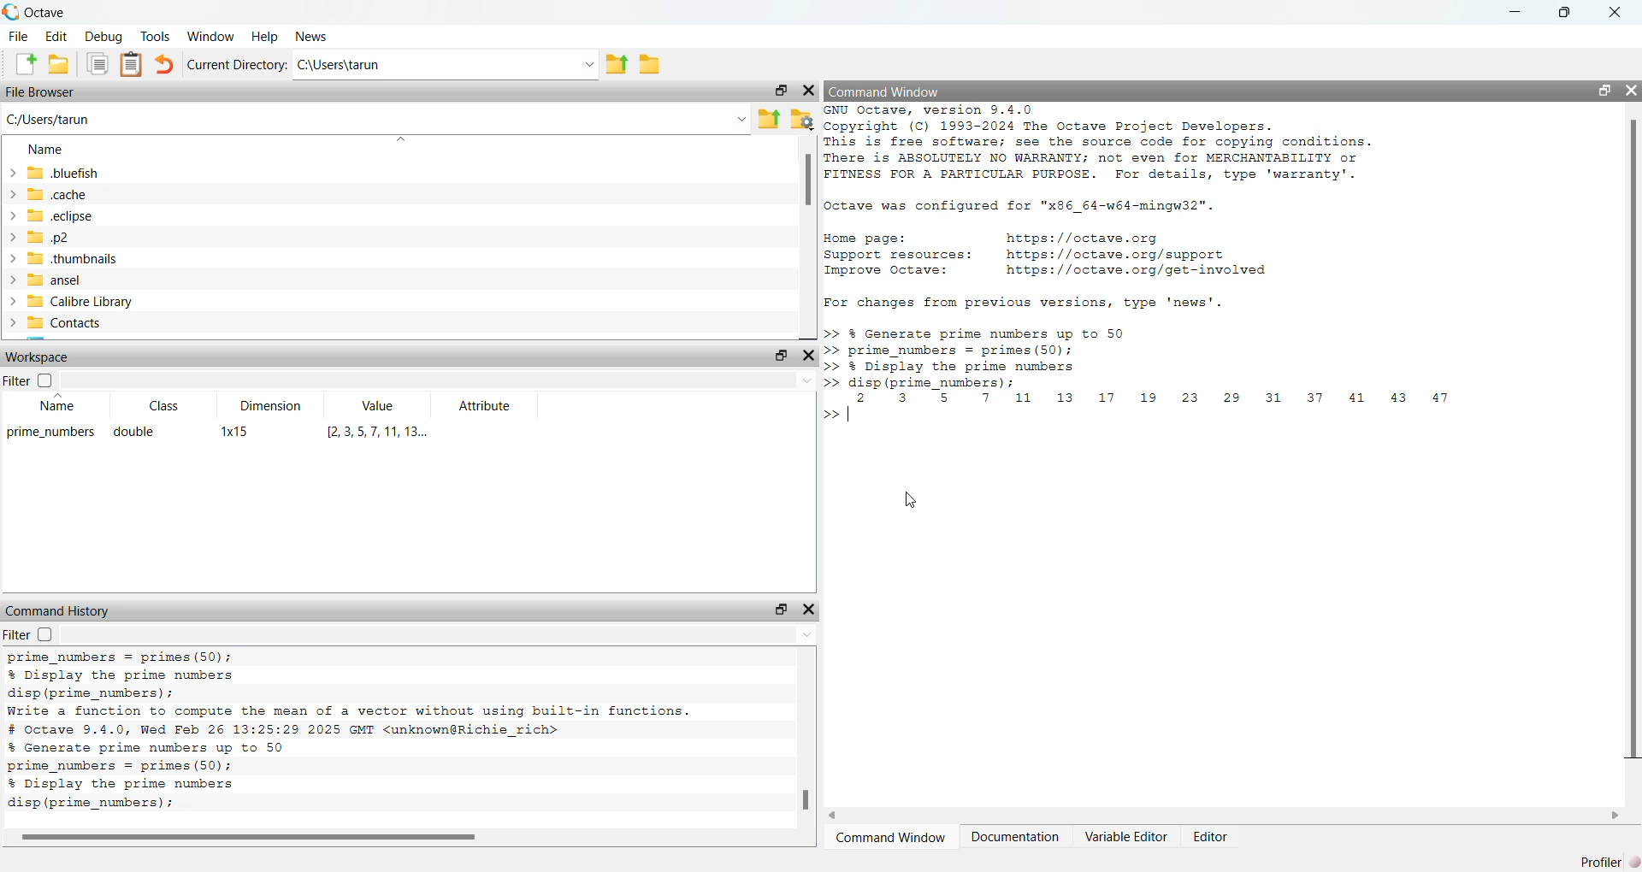 The image size is (1642, 872). Describe the element at coordinates (808, 180) in the screenshot. I see `scroll bar` at that location.